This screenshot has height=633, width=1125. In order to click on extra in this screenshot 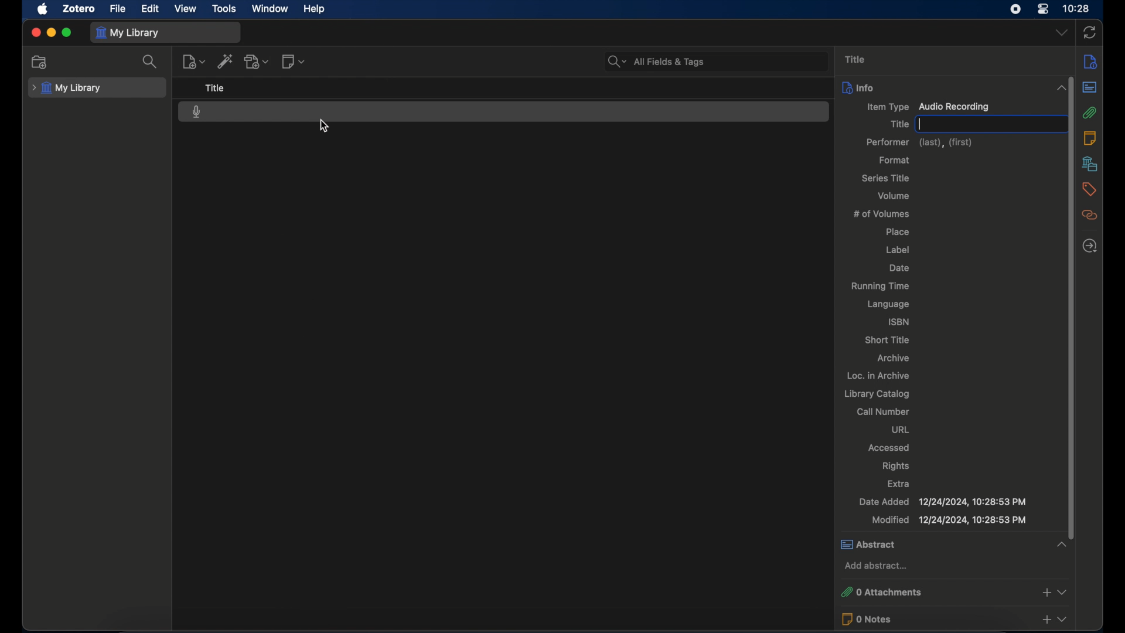, I will do `click(899, 484)`.